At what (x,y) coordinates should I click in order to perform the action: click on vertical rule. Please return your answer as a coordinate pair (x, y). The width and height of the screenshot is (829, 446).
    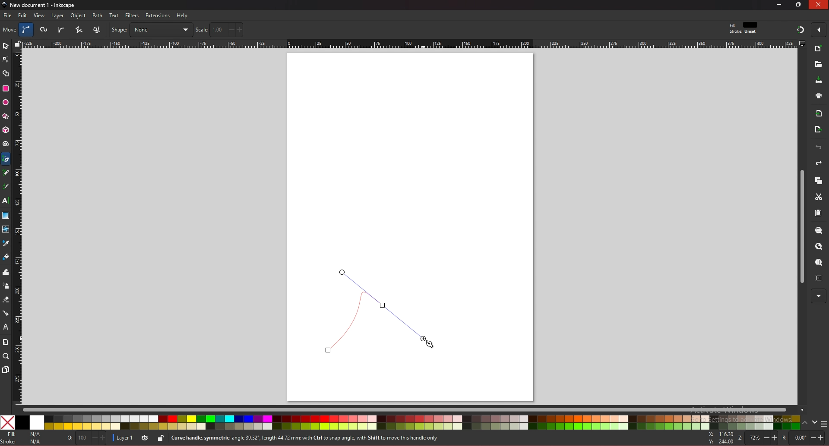
    Looking at the image, I should click on (17, 228).